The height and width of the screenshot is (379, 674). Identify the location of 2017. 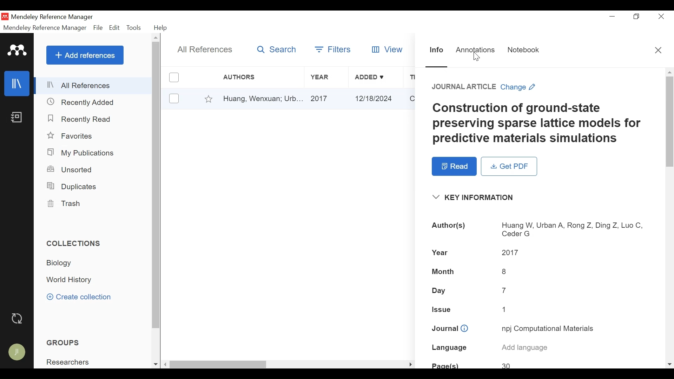
(328, 99).